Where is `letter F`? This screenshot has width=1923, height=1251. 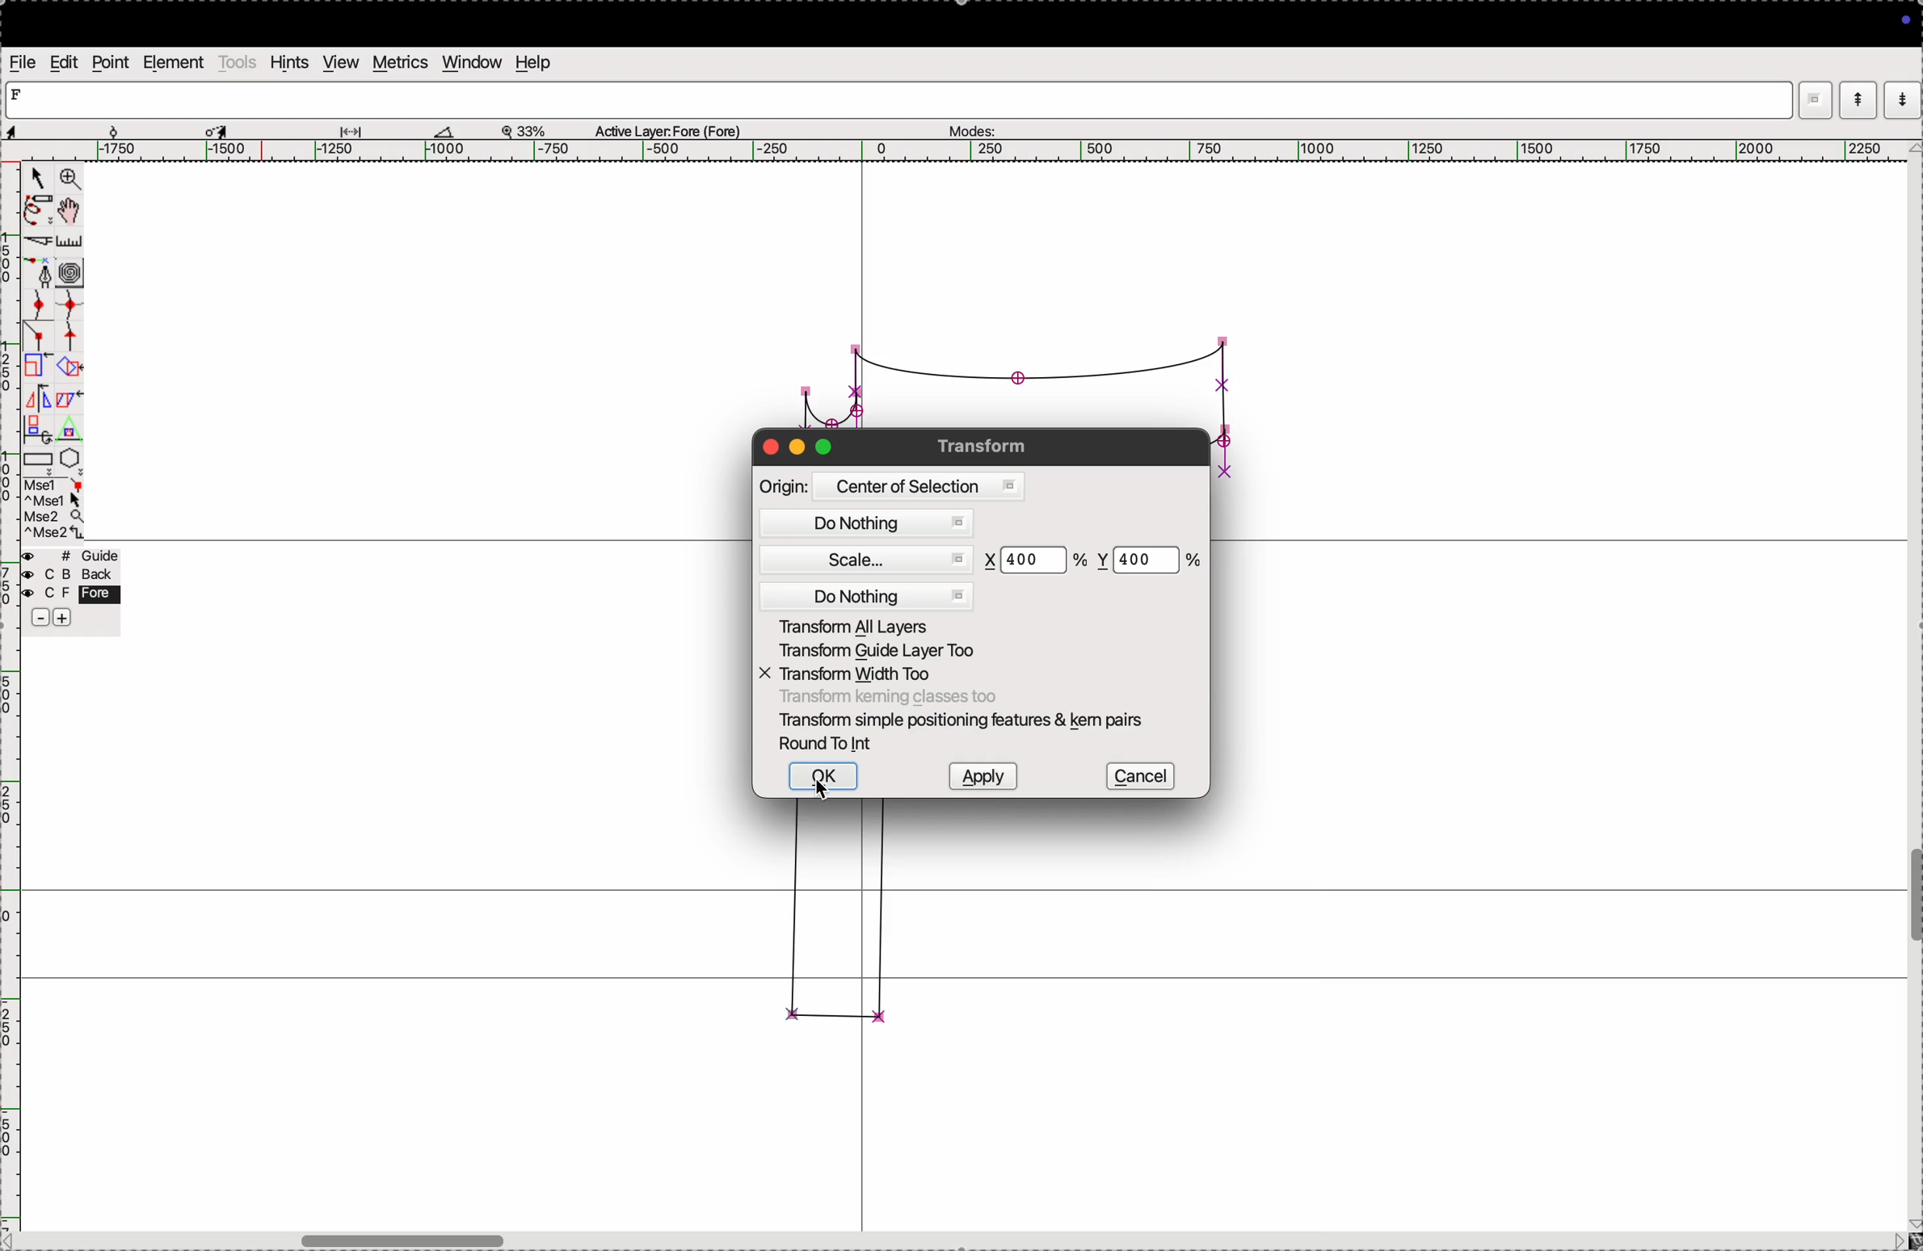
letter F is located at coordinates (19, 94).